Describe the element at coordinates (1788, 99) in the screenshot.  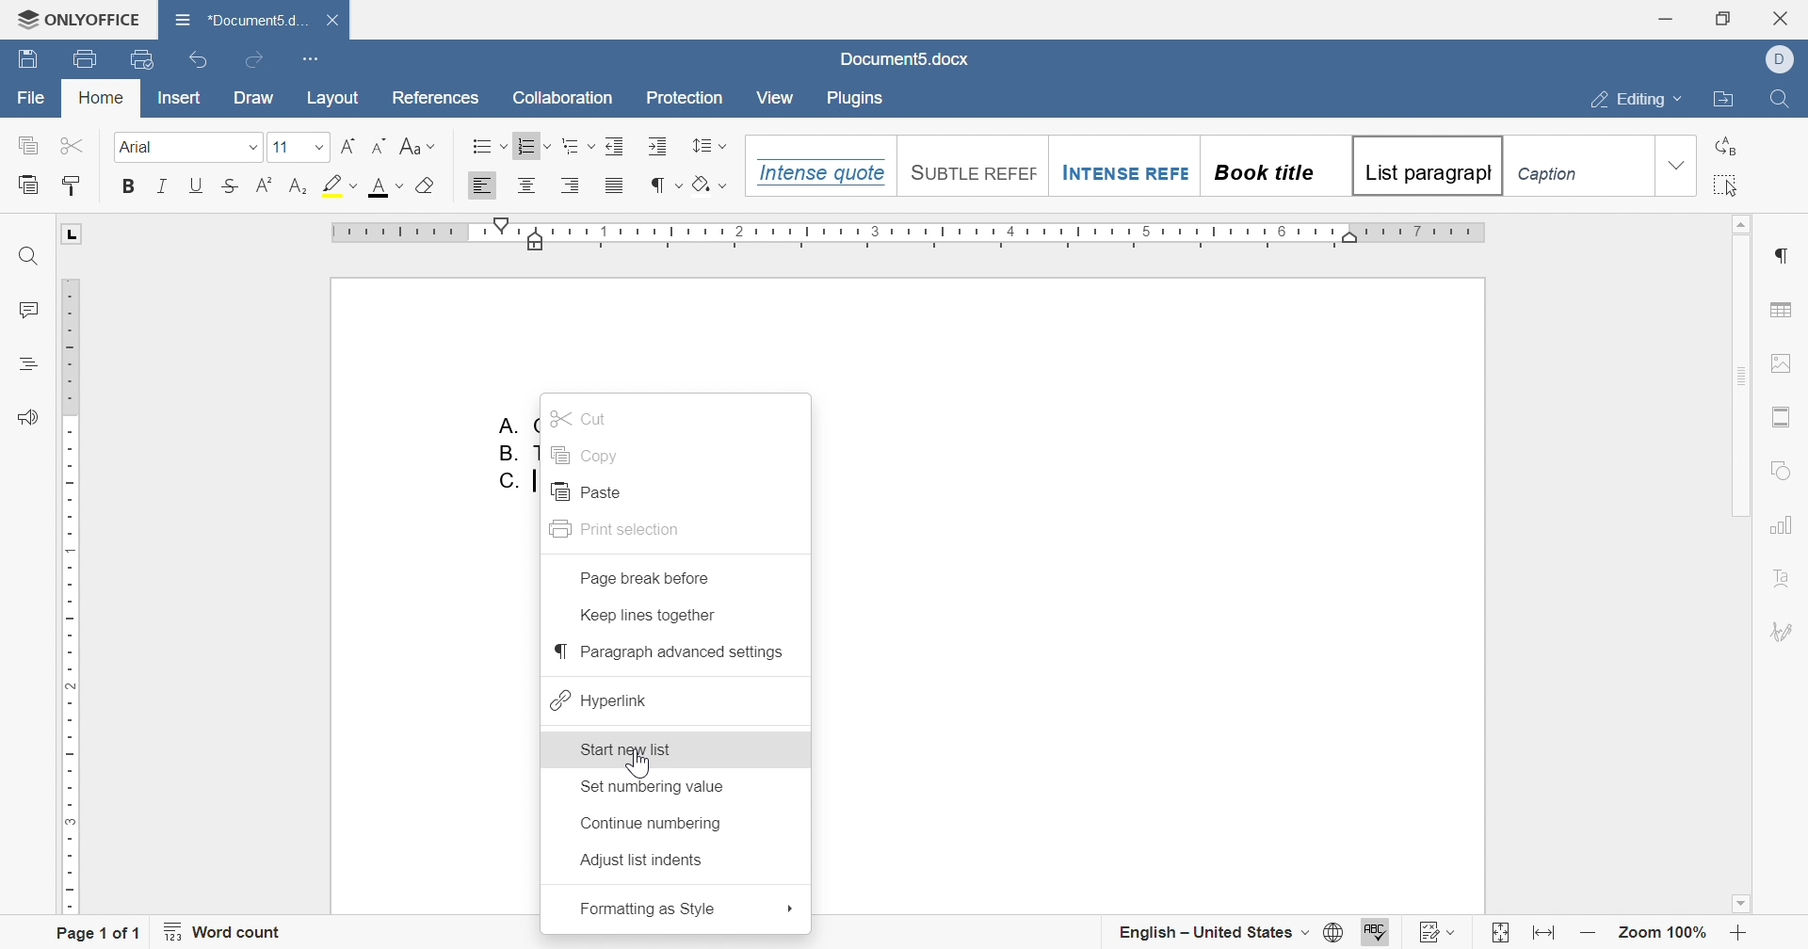
I see `find` at that location.